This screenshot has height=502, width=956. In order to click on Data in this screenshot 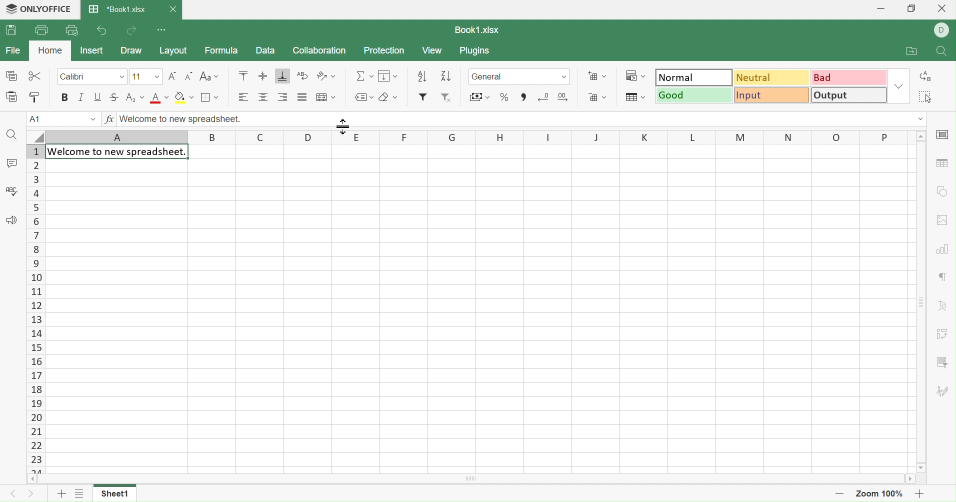, I will do `click(265, 51)`.